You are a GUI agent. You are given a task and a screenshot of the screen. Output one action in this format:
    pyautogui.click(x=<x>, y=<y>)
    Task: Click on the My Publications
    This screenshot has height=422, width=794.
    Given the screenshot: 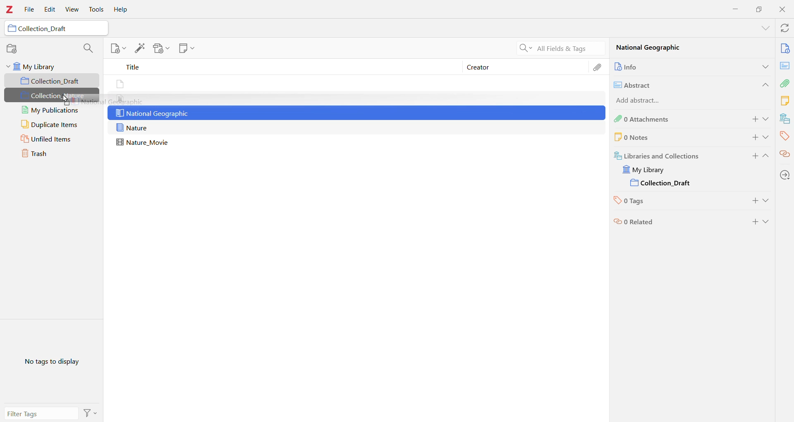 What is the action you would take?
    pyautogui.click(x=50, y=110)
    